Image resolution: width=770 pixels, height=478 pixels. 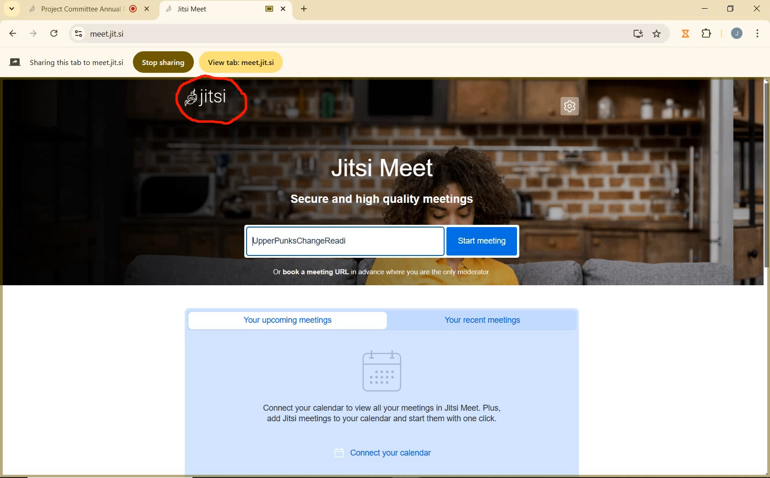 What do you see at coordinates (481, 241) in the screenshot?
I see `Start meeting` at bounding box center [481, 241].